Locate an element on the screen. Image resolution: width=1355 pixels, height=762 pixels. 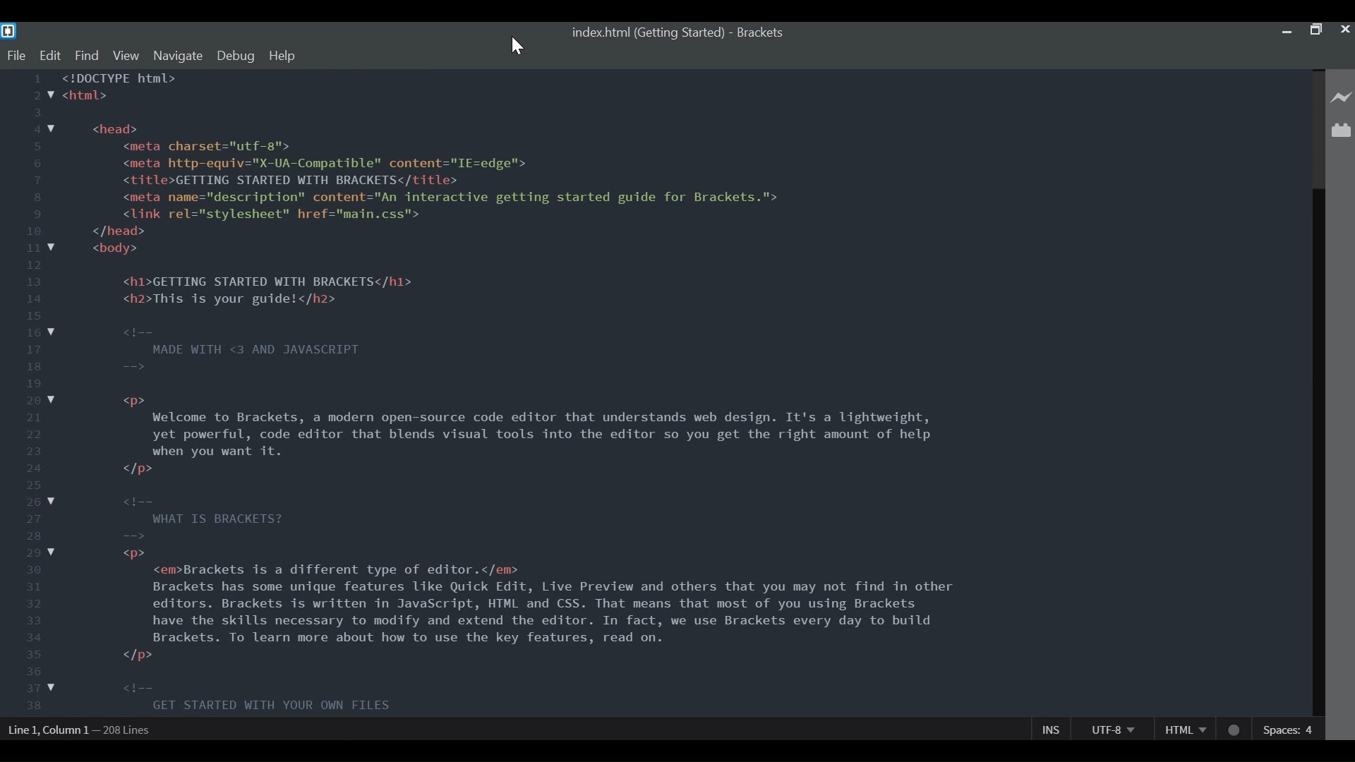
Edit is located at coordinates (49, 58).